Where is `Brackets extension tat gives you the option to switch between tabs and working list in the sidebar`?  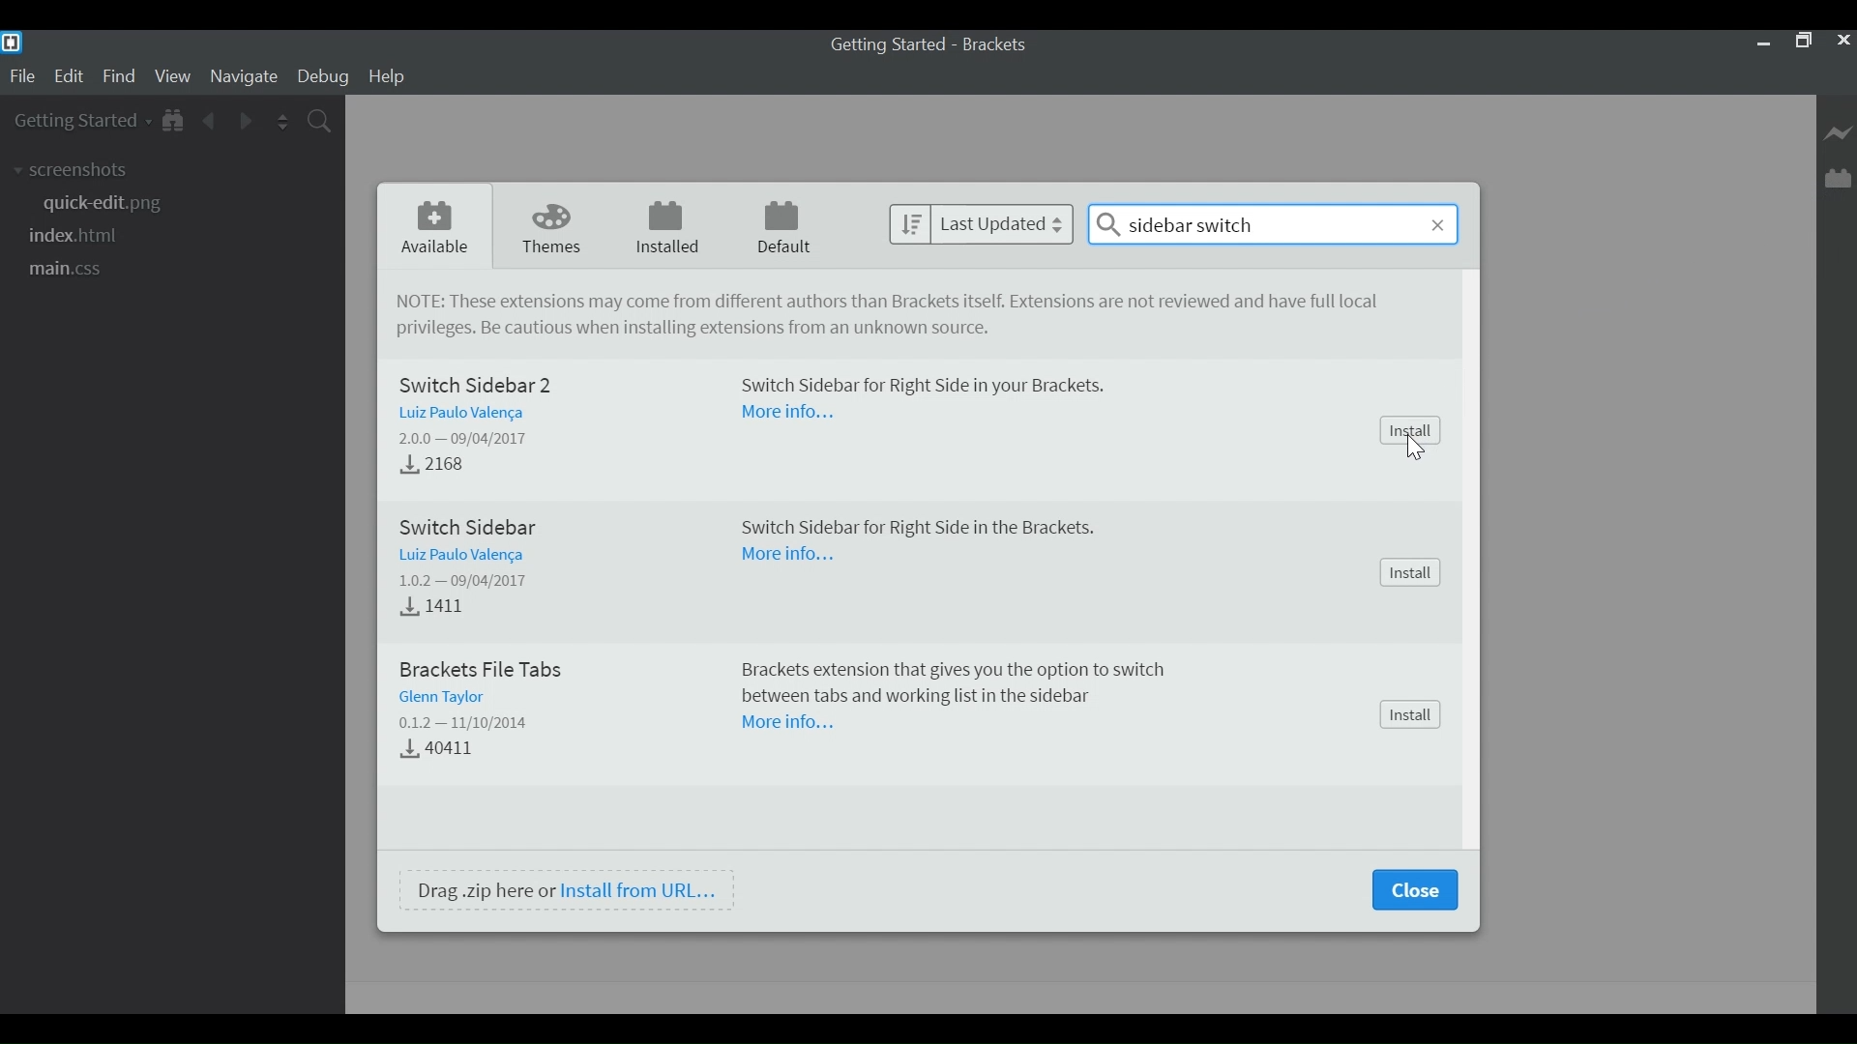
Brackets extension tat gives you the option to switch between tabs and working list in the sidebar is located at coordinates (957, 683).